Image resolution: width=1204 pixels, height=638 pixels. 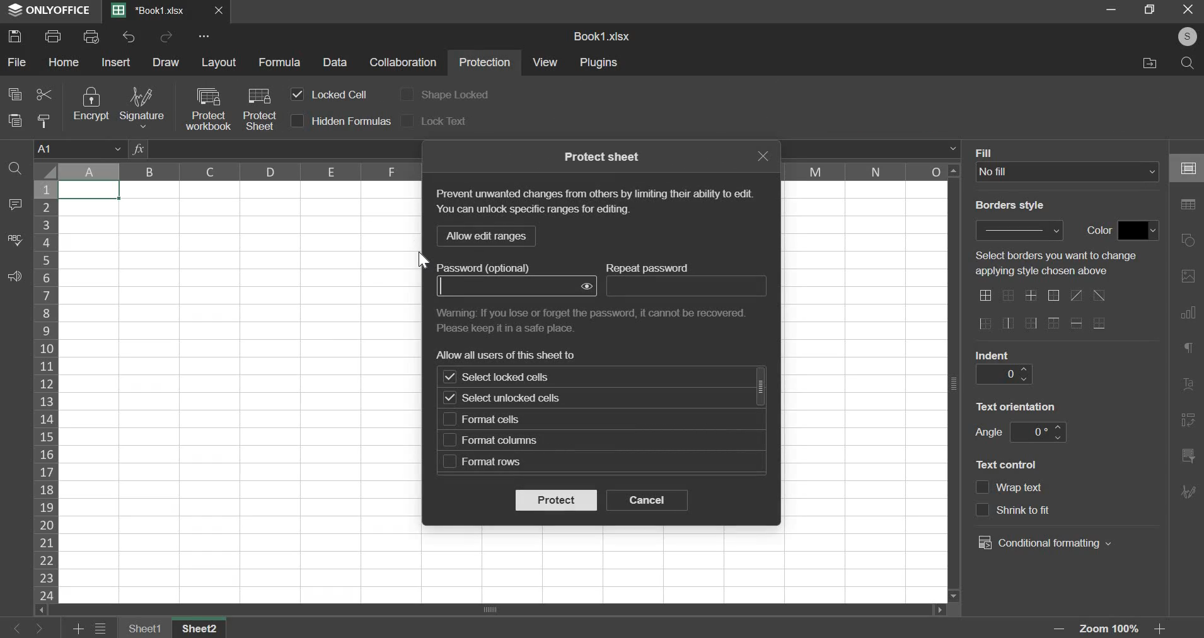 What do you see at coordinates (1008, 323) in the screenshot?
I see `border options` at bounding box center [1008, 323].